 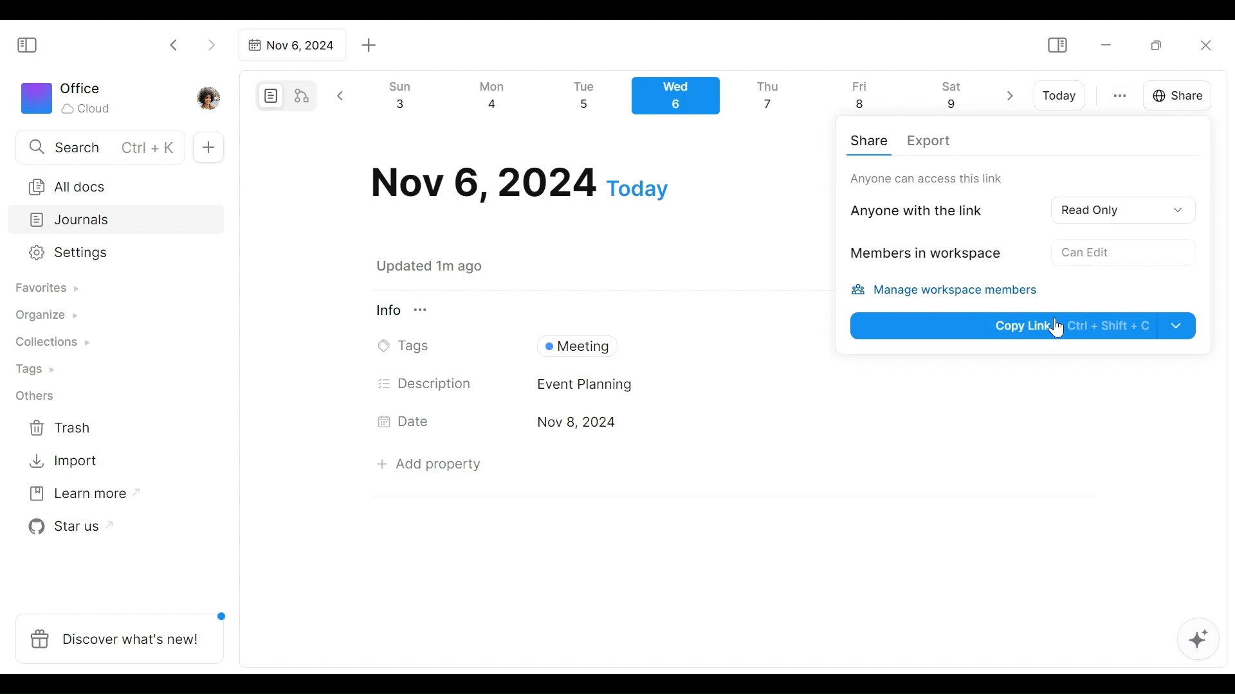 I want to click on No Acces, so click(x=1106, y=250).